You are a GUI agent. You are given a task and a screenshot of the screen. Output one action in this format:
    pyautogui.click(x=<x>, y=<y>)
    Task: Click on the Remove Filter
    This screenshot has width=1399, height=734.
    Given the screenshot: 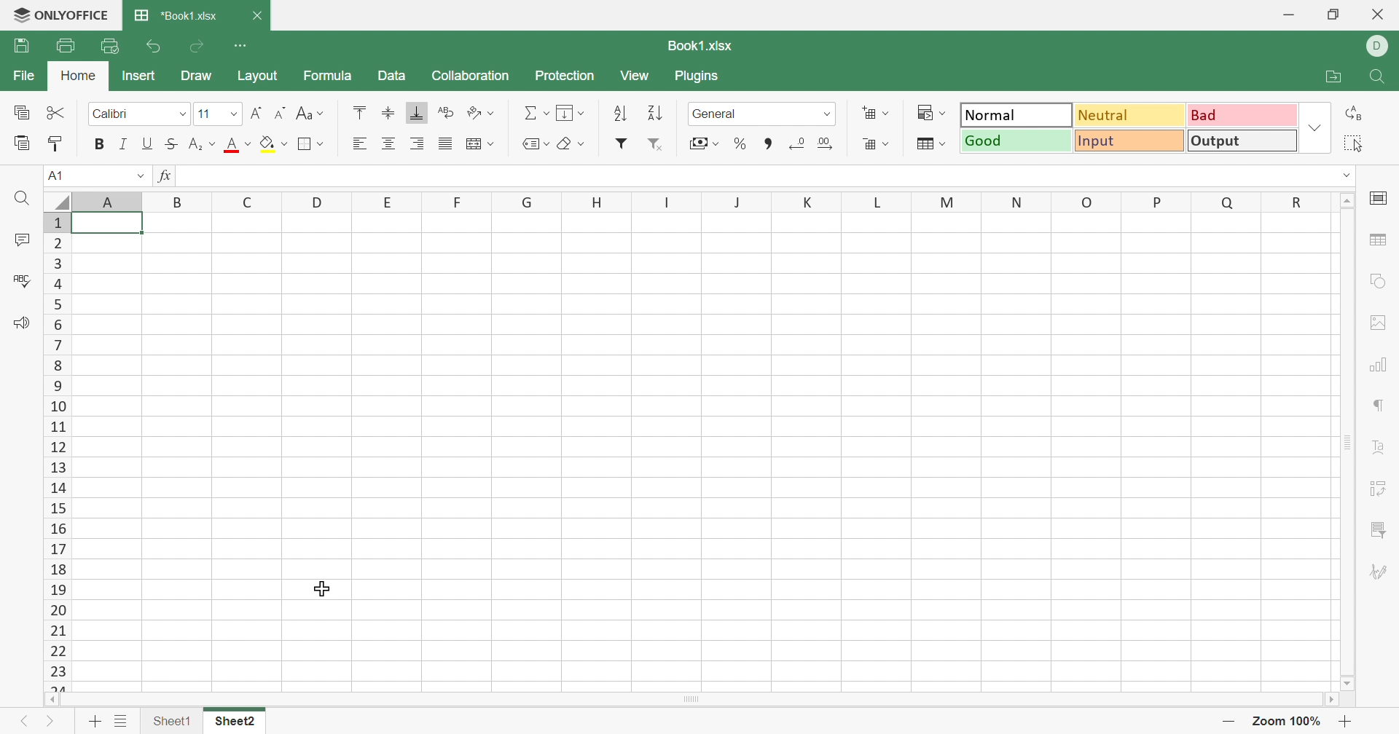 What is the action you would take?
    pyautogui.click(x=654, y=143)
    